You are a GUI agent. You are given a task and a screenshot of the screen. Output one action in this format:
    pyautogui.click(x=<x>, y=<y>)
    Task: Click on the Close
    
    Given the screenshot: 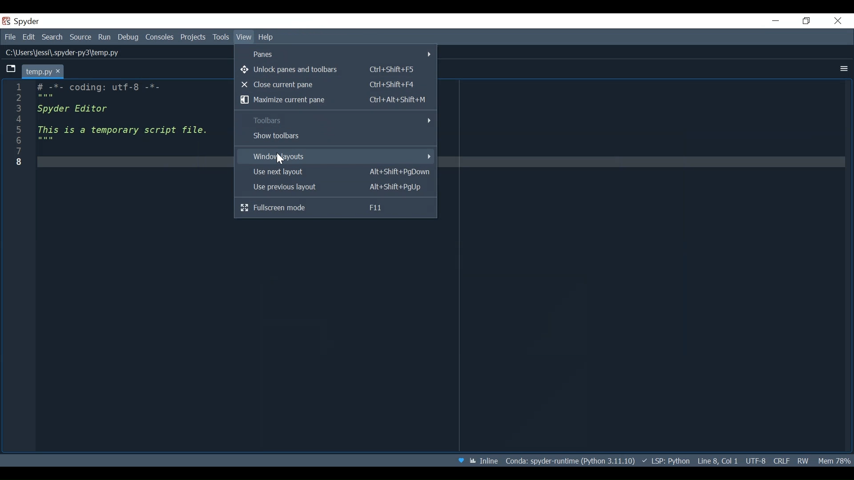 What is the action you would take?
    pyautogui.click(x=837, y=21)
    